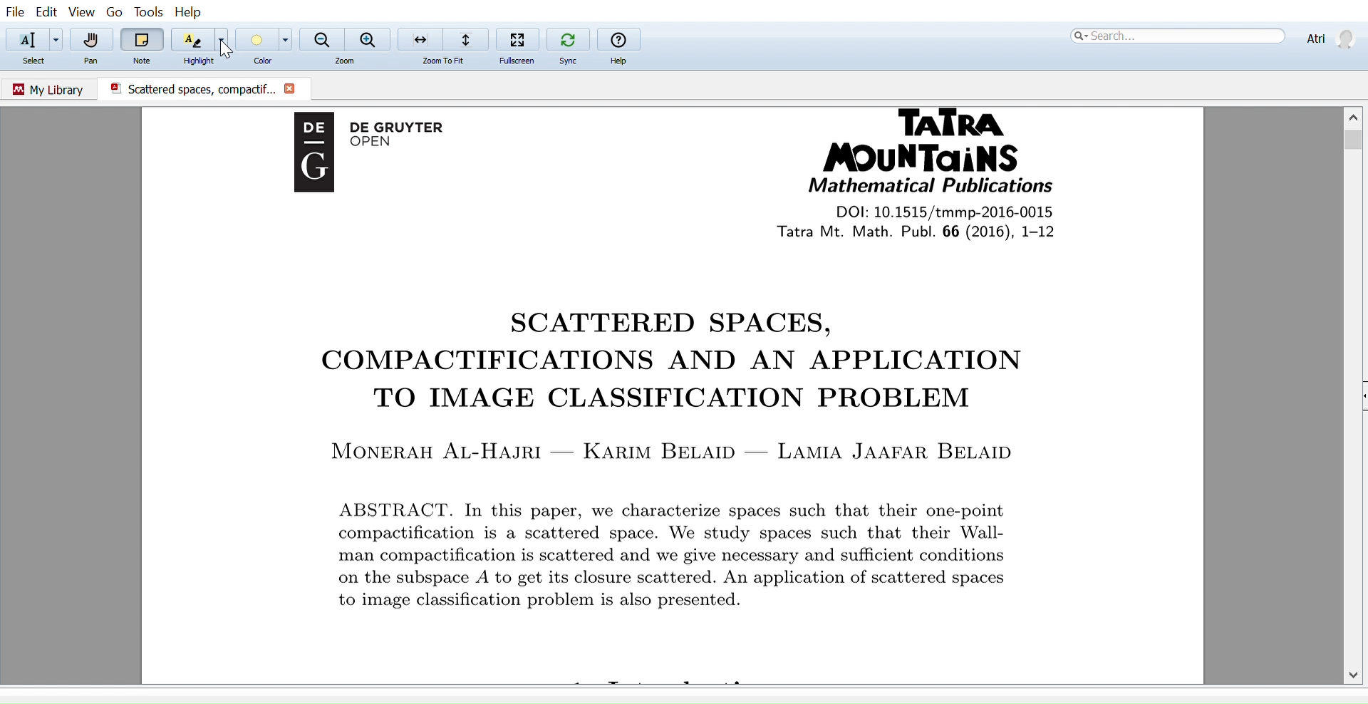 This screenshot has height=704, width=1368. Describe the element at coordinates (946, 232) in the screenshot. I see `tatra Mt. Math Publi. 66 (2016), 1-12 ` at that location.